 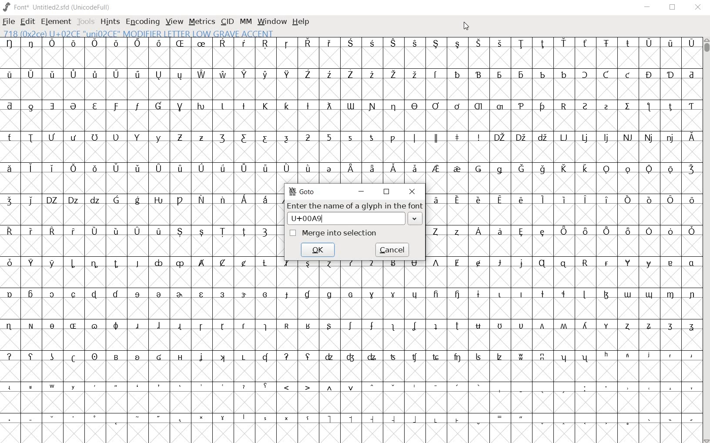 What do you see at coordinates (109, 22) in the screenshot?
I see `hints` at bounding box center [109, 22].